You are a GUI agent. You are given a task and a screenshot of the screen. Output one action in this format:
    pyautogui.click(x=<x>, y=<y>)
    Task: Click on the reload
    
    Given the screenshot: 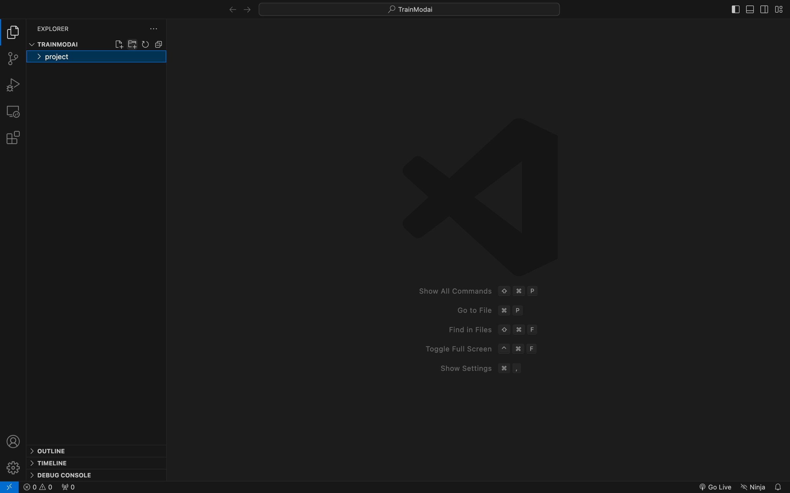 What is the action you would take?
    pyautogui.click(x=146, y=44)
    